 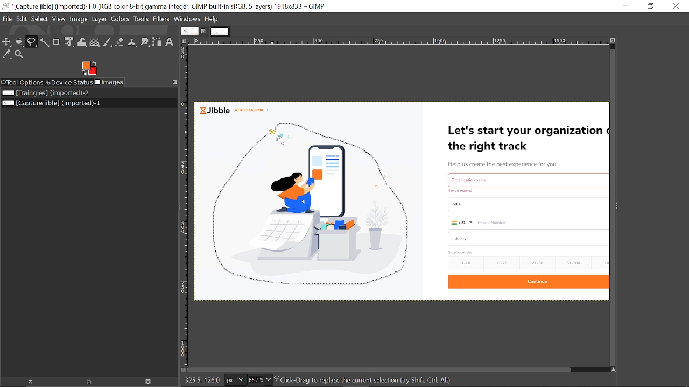 What do you see at coordinates (19, 42) in the screenshot?
I see `Ellipse select tool` at bounding box center [19, 42].